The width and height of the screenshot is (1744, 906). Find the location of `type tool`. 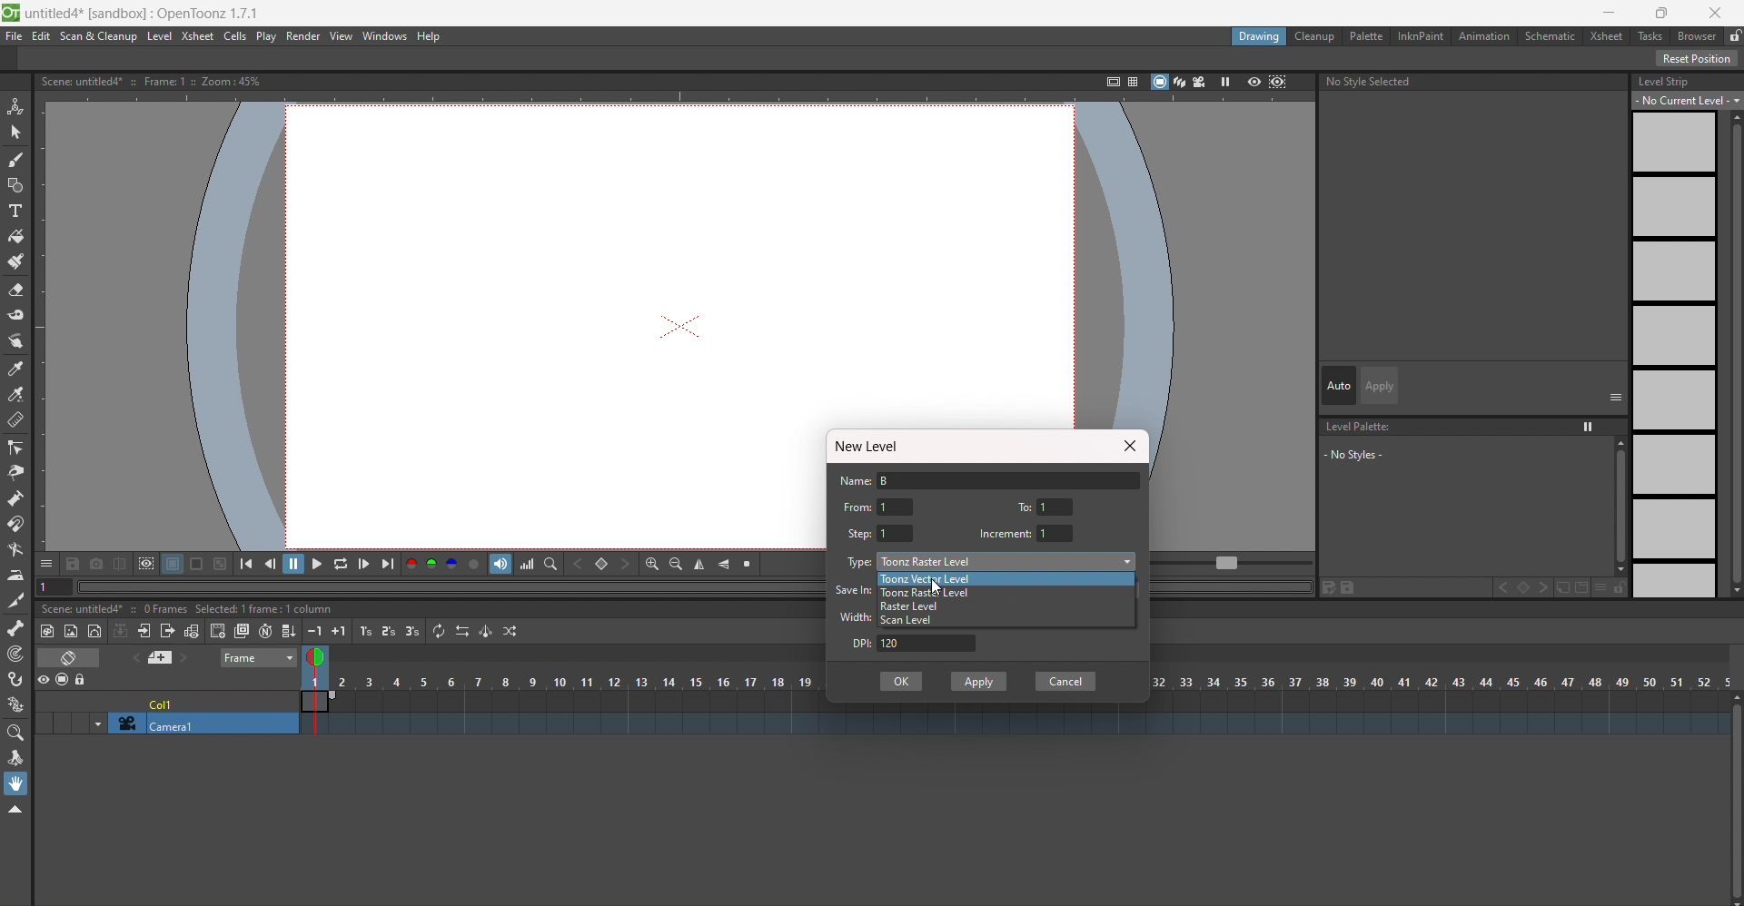

type tool is located at coordinates (15, 212).